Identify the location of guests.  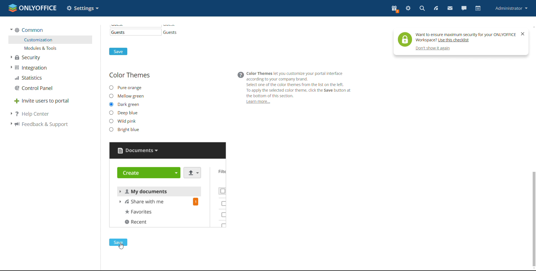
(173, 32).